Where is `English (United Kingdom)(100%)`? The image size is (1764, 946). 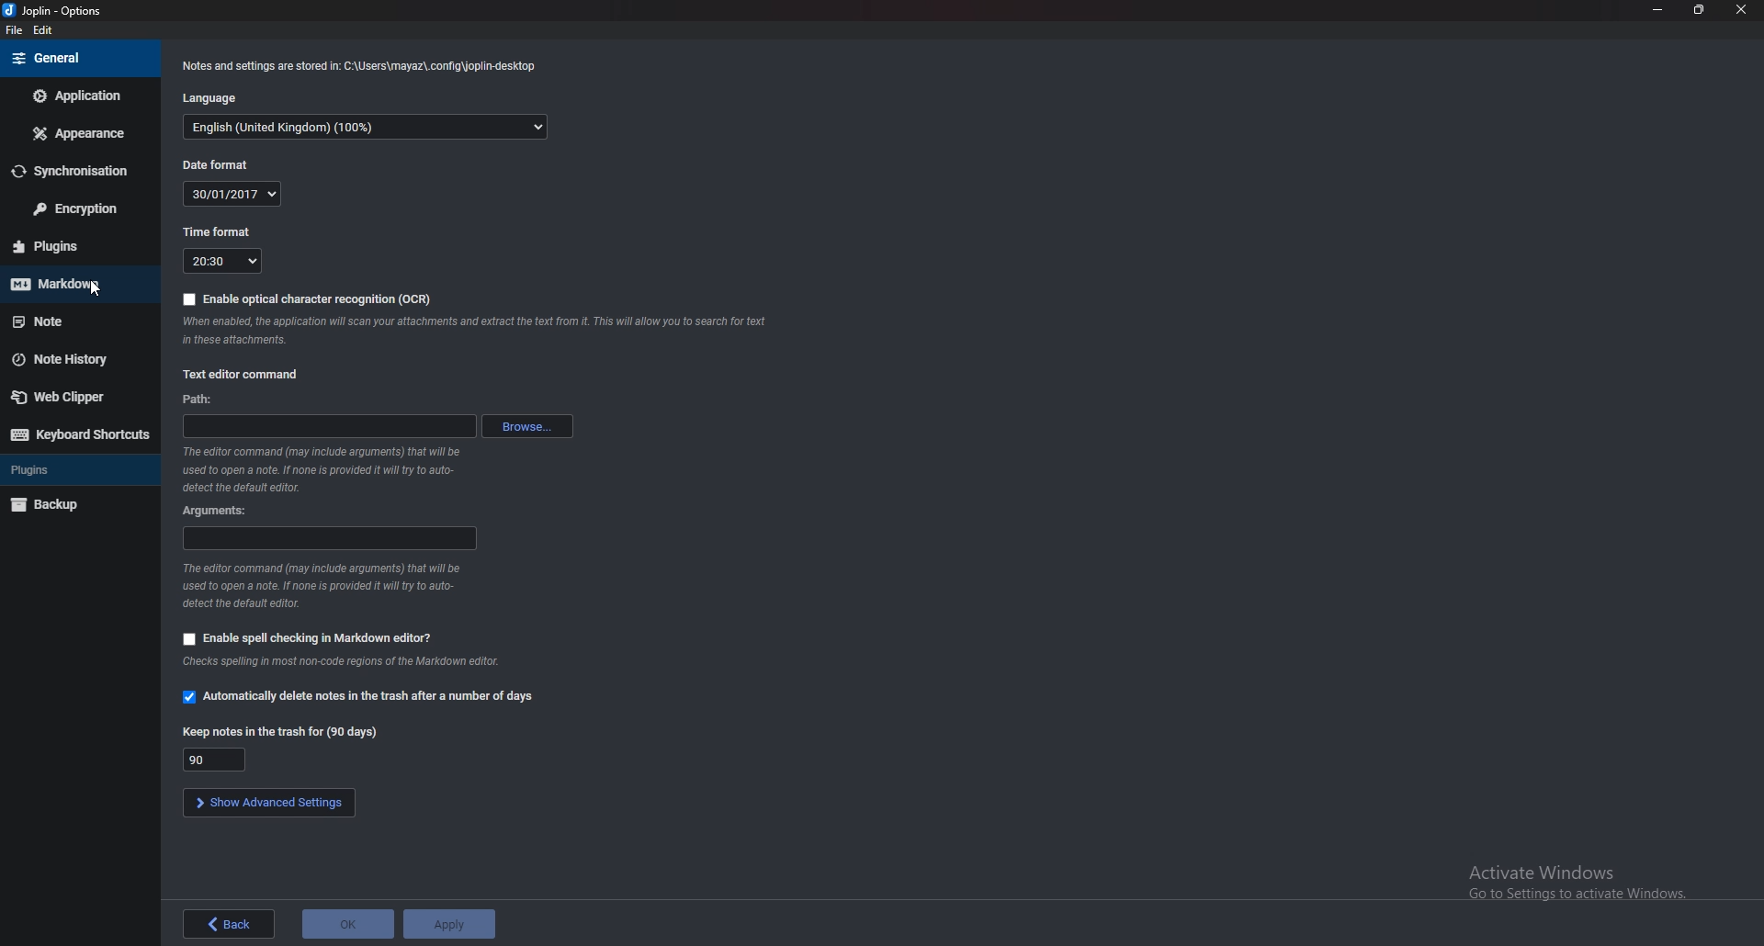
English (United Kingdom)(100%) is located at coordinates (365, 128).